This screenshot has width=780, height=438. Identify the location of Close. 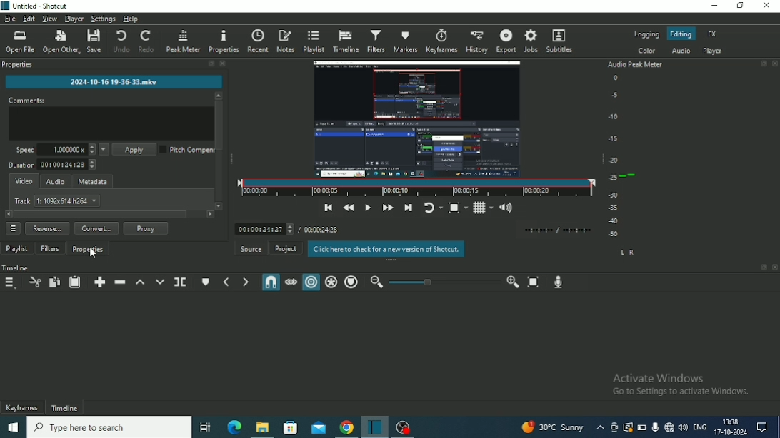
(775, 63).